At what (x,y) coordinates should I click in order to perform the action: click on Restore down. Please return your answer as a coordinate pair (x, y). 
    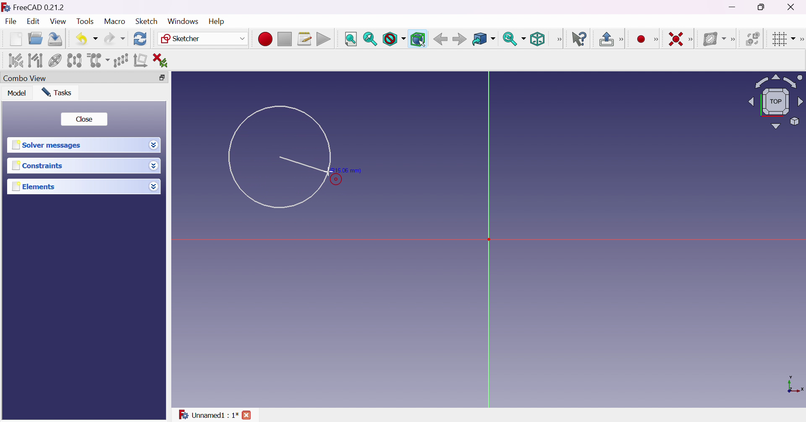
    Looking at the image, I should click on (160, 78).